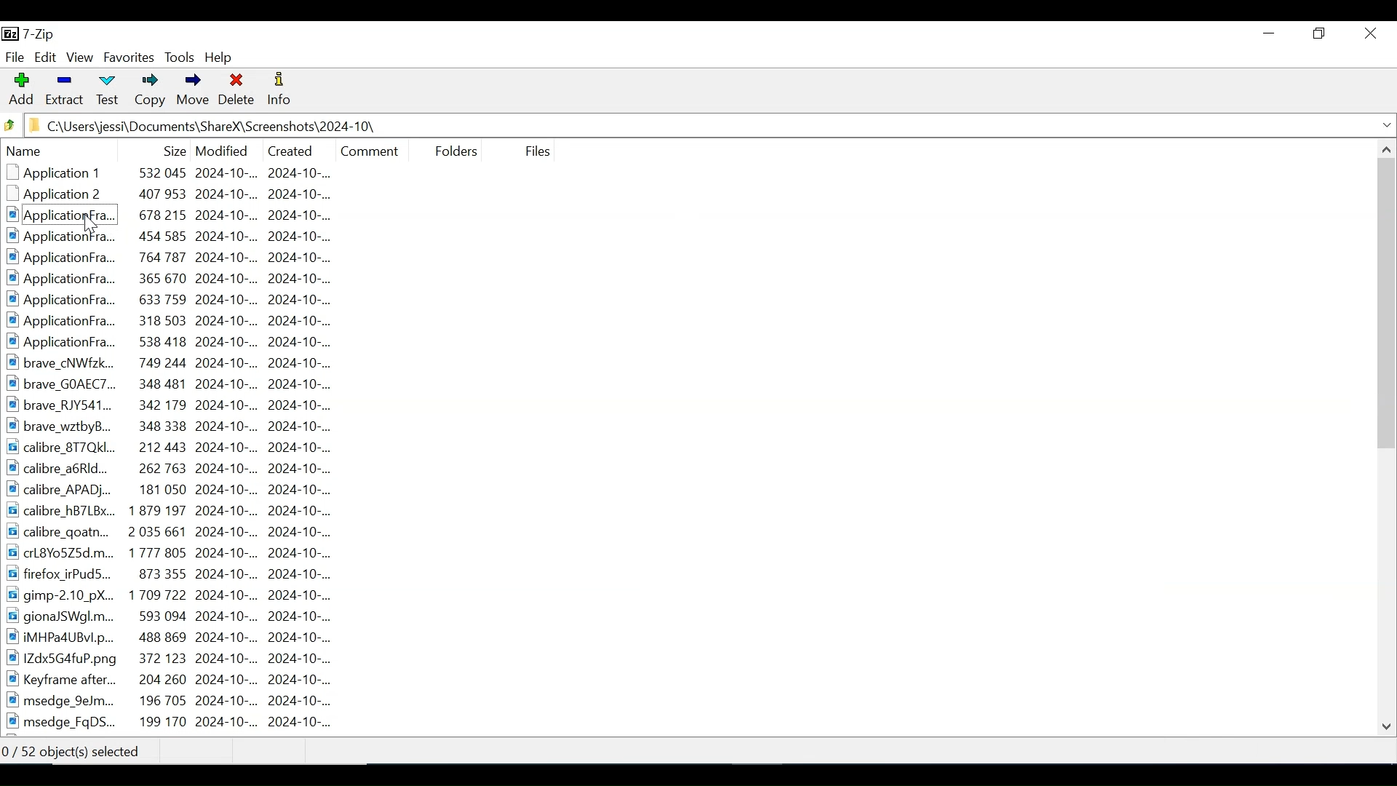 This screenshot has width=1397, height=786. Describe the element at coordinates (187, 425) in the screenshot. I see ` brave_wztbyB... 348 338 2024-10-... 2024-10-...` at that location.